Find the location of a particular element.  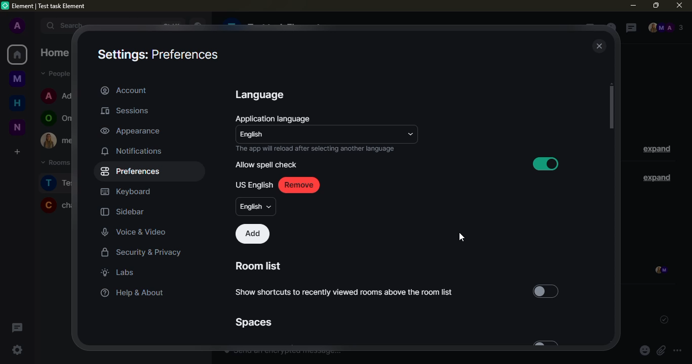

room list is located at coordinates (260, 266).